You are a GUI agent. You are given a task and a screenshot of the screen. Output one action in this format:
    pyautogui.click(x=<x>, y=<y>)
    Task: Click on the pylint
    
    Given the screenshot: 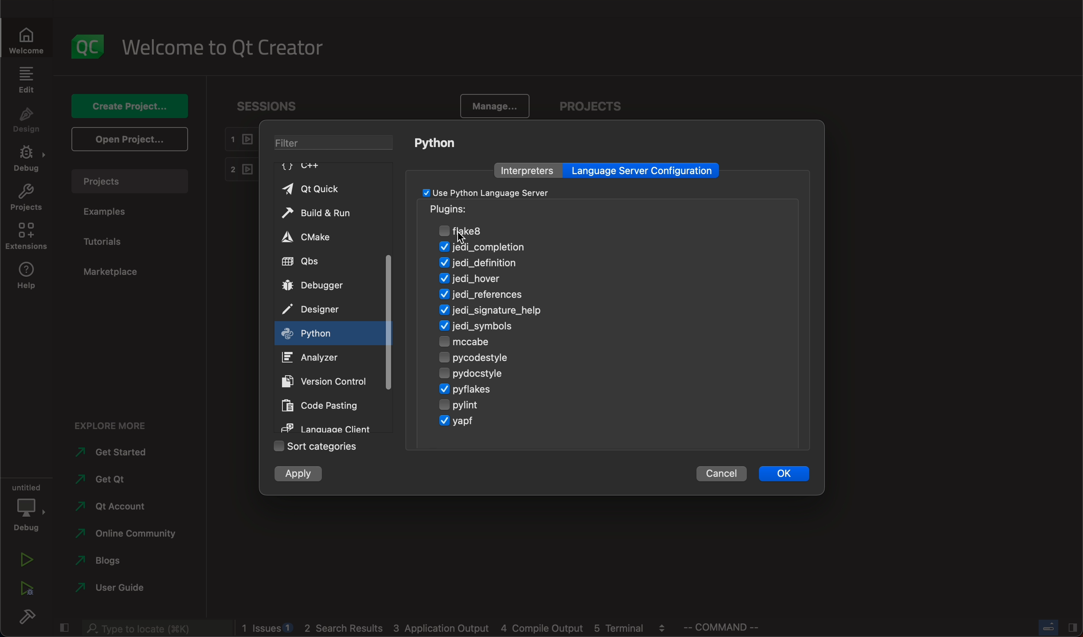 What is the action you would take?
    pyautogui.click(x=464, y=404)
    